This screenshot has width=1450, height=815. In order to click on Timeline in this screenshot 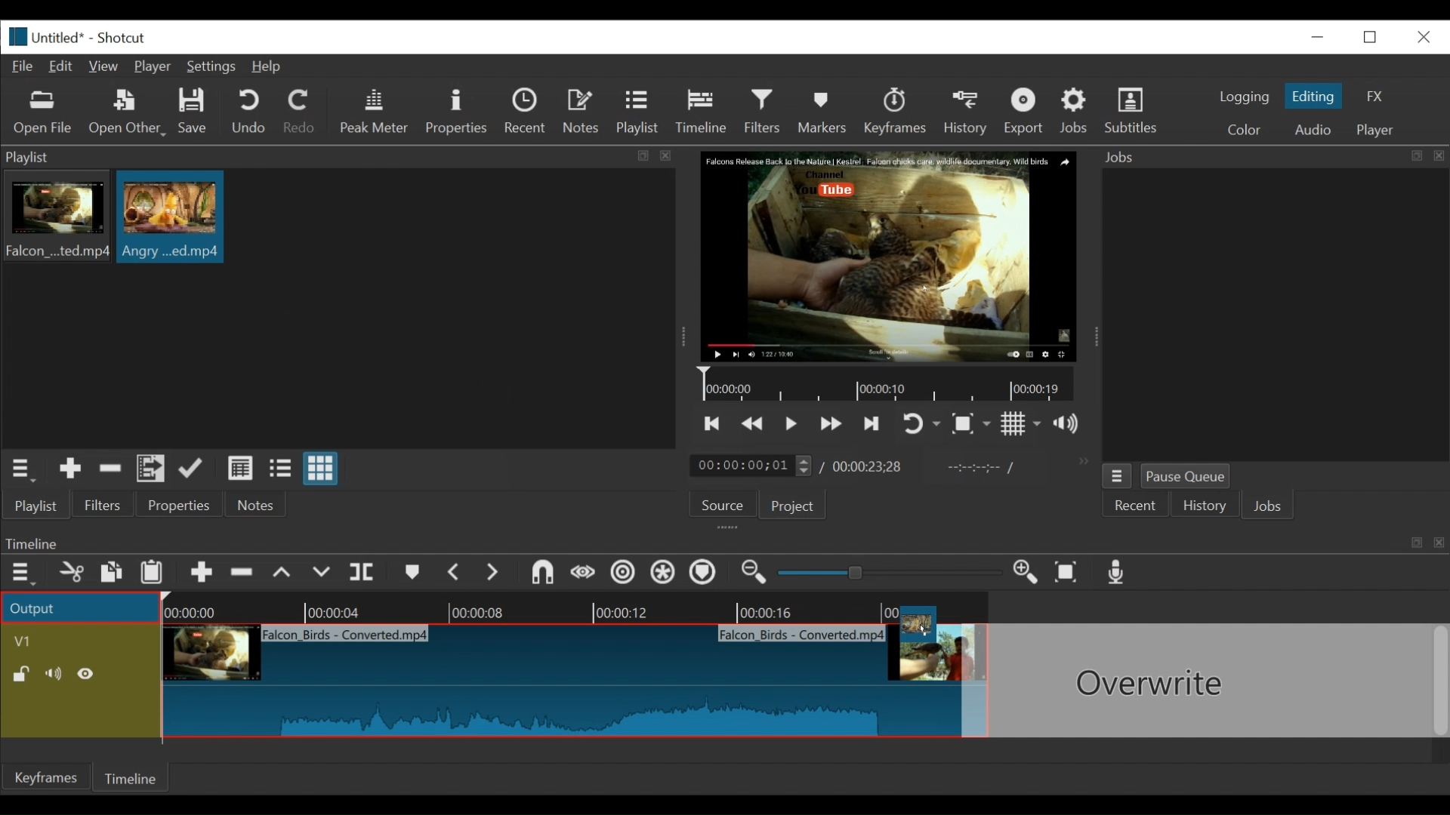, I will do `click(705, 109)`.